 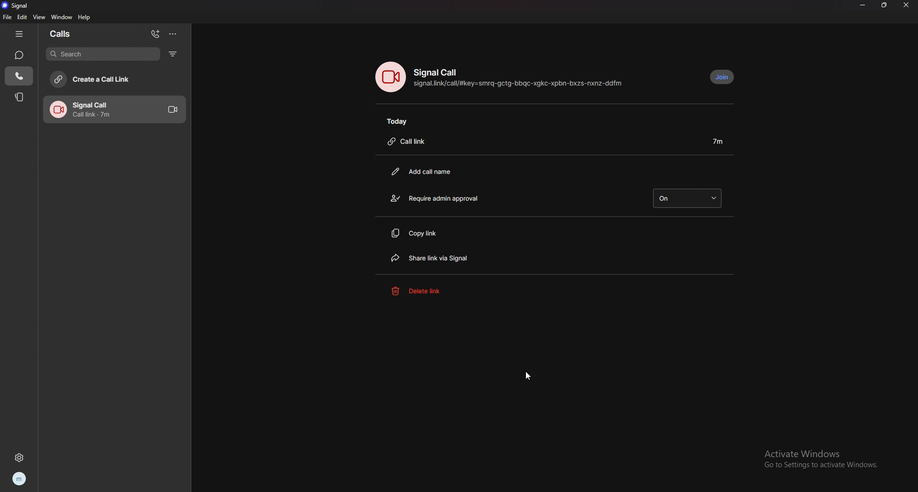 I want to click on hide tab, so click(x=21, y=34).